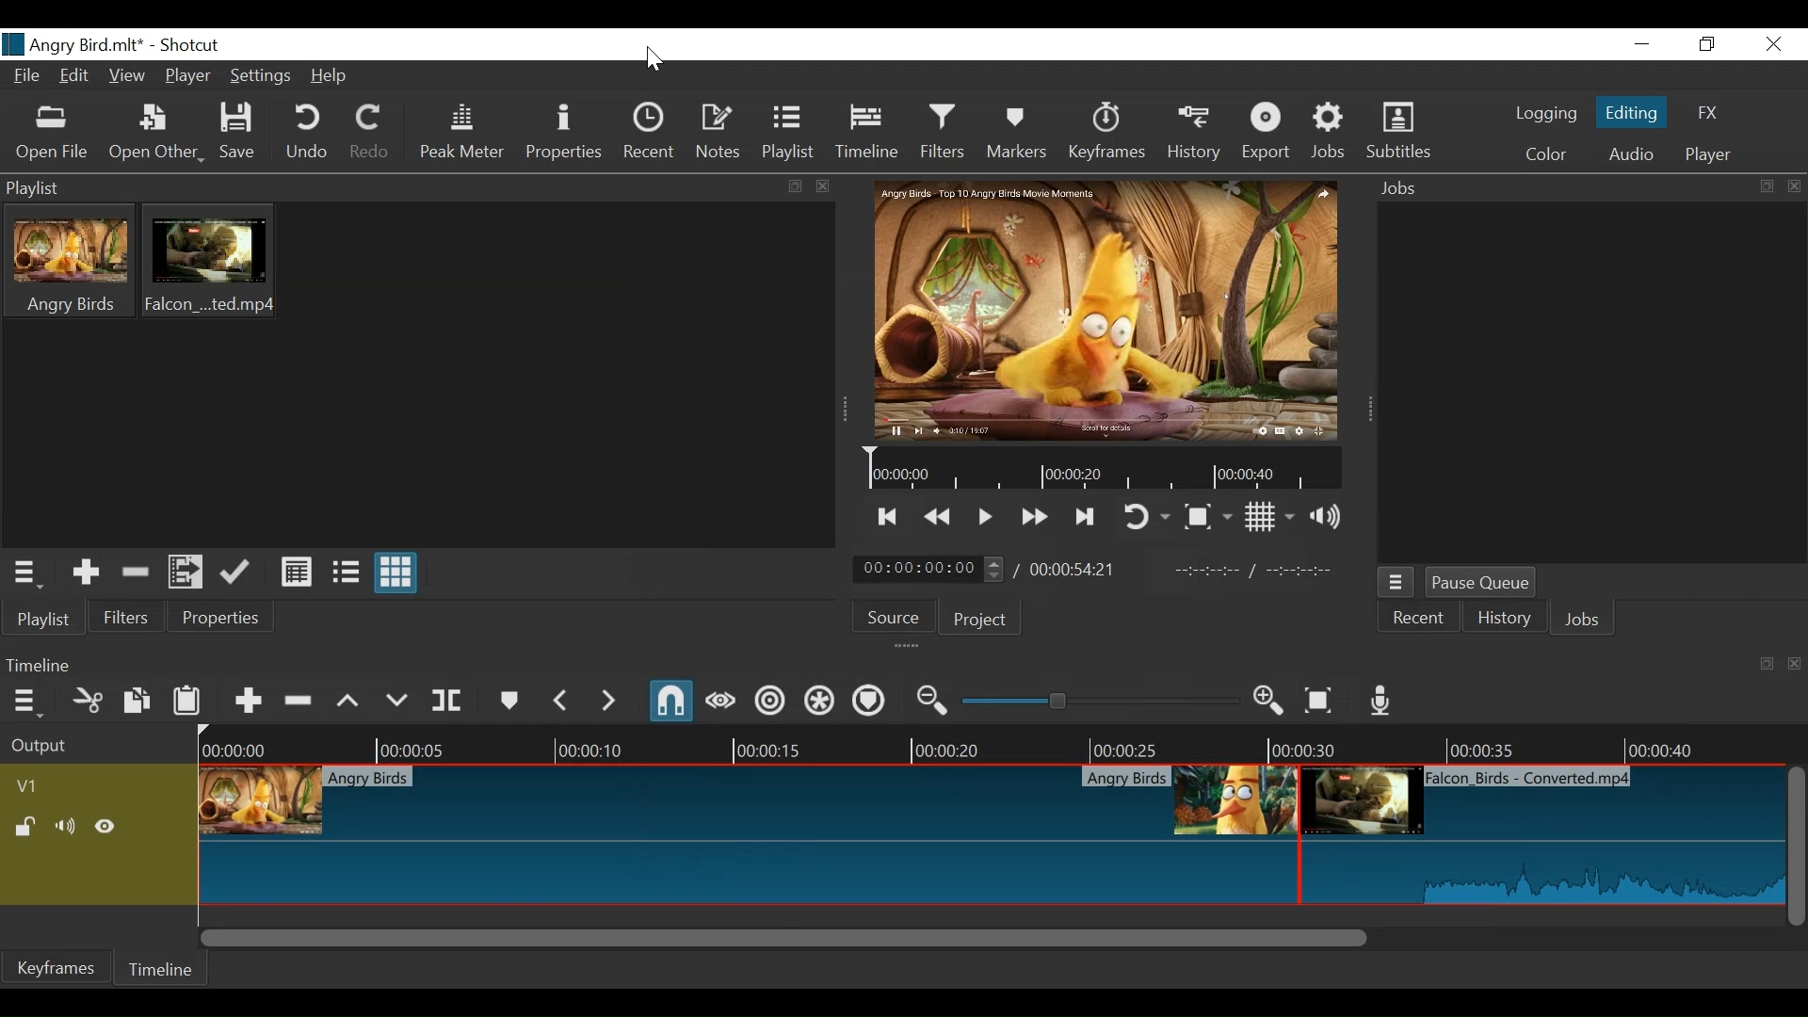  I want to click on Append, so click(248, 702).